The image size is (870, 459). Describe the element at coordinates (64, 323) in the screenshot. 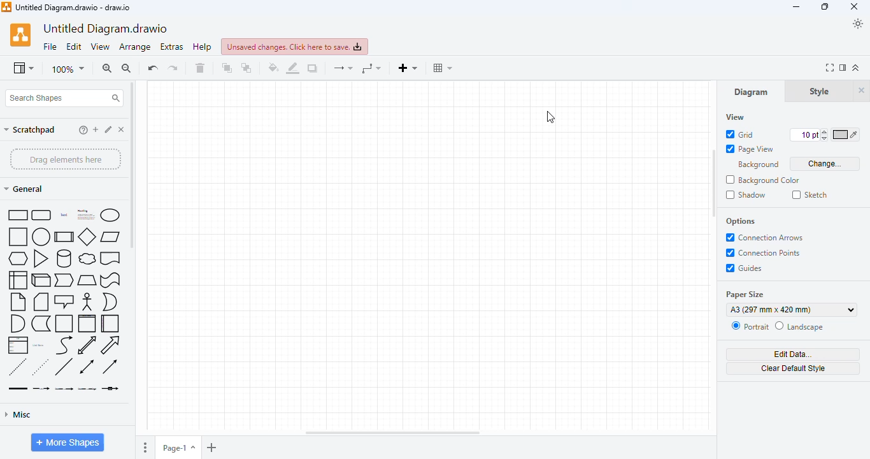

I see `container` at that location.